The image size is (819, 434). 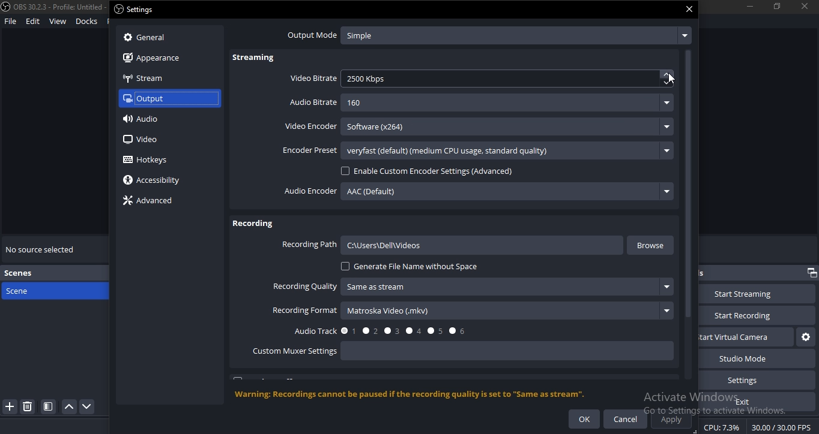 I want to click on generate file name without space, so click(x=411, y=267).